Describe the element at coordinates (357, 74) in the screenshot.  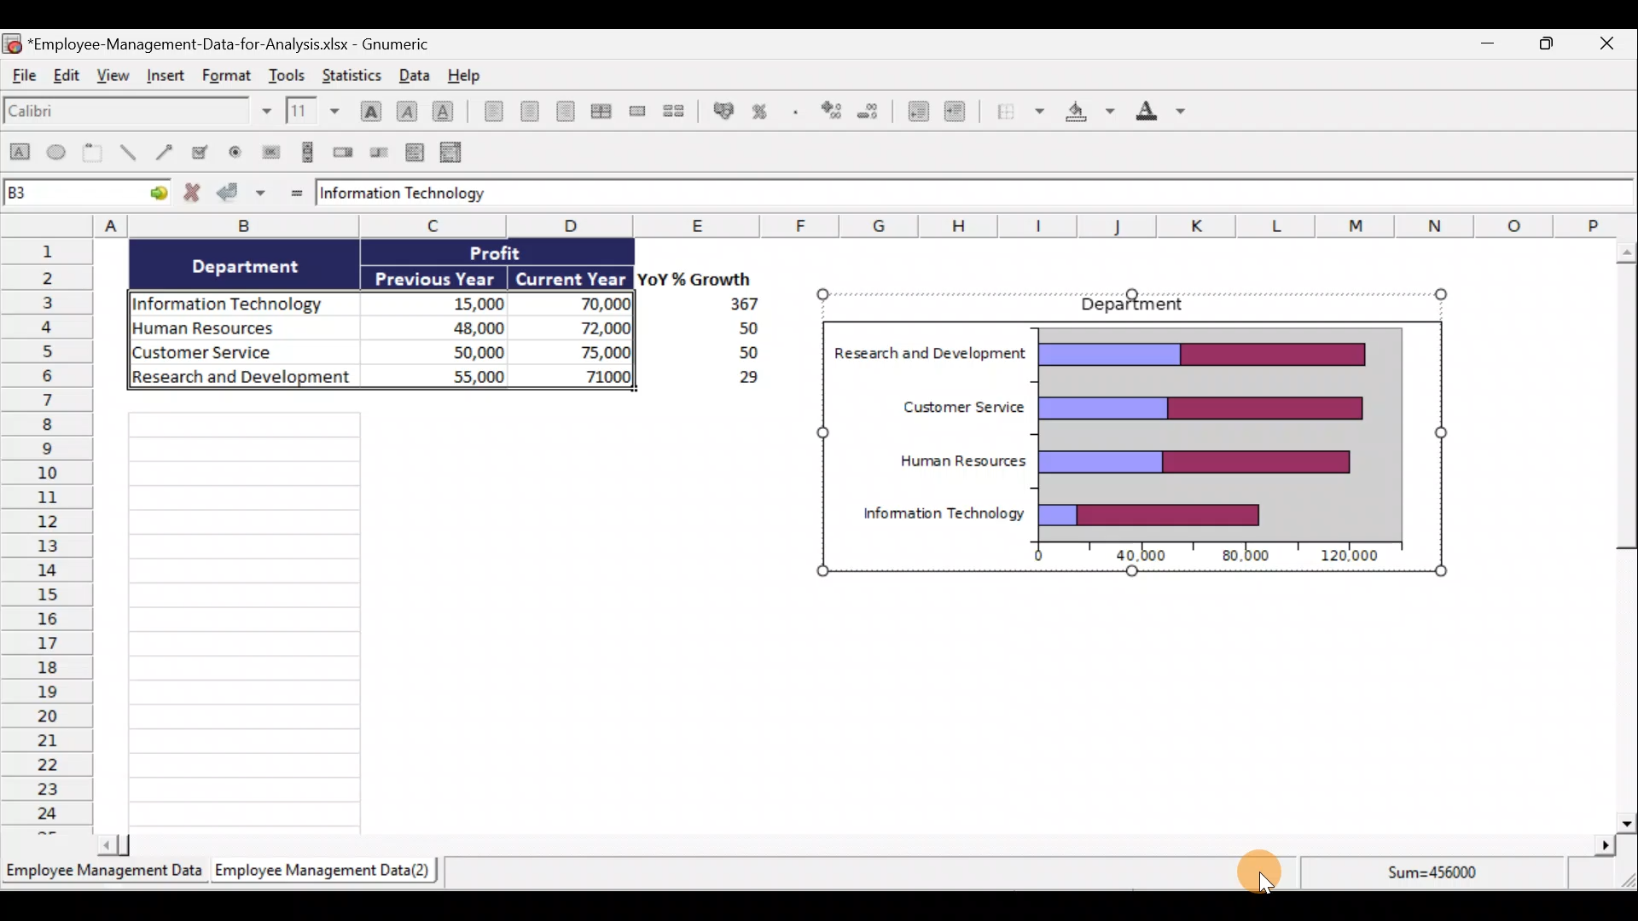
I see `Statistics` at that location.